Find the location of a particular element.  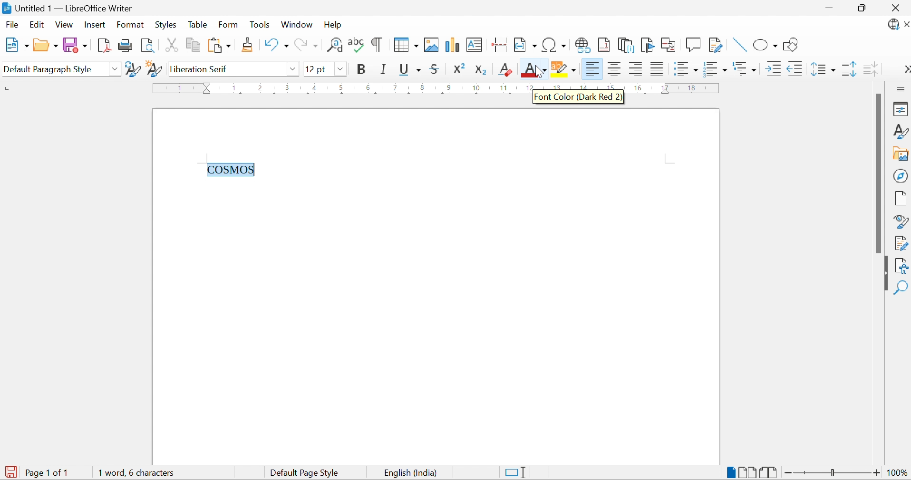

Redo is located at coordinates (306, 44).